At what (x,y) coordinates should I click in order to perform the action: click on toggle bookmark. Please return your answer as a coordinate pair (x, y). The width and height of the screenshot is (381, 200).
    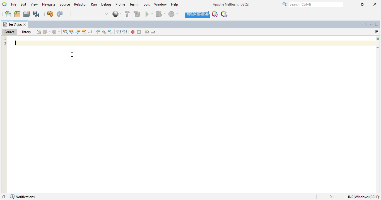
    Looking at the image, I should click on (111, 32).